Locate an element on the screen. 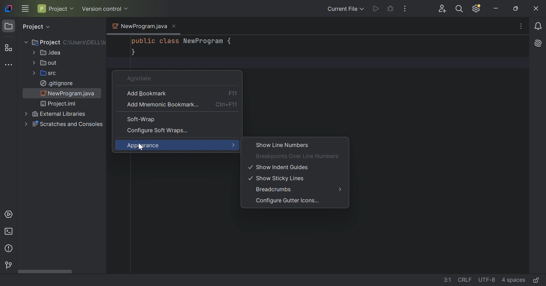 The width and height of the screenshot is (546, 286). Breakpoints Over Line Numbers is located at coordinates (297, 156).